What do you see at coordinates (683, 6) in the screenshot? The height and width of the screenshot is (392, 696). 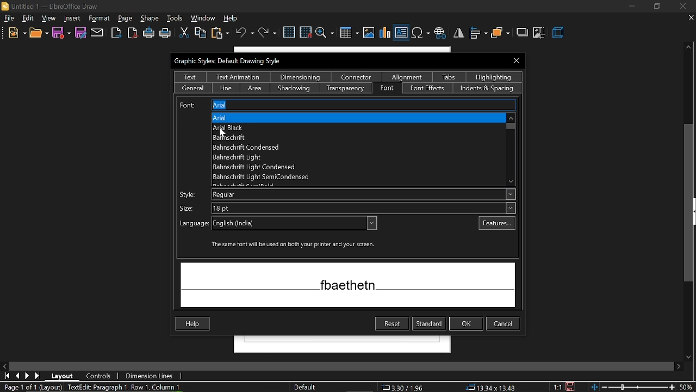 I see `close` at bounding box center [683, 6].